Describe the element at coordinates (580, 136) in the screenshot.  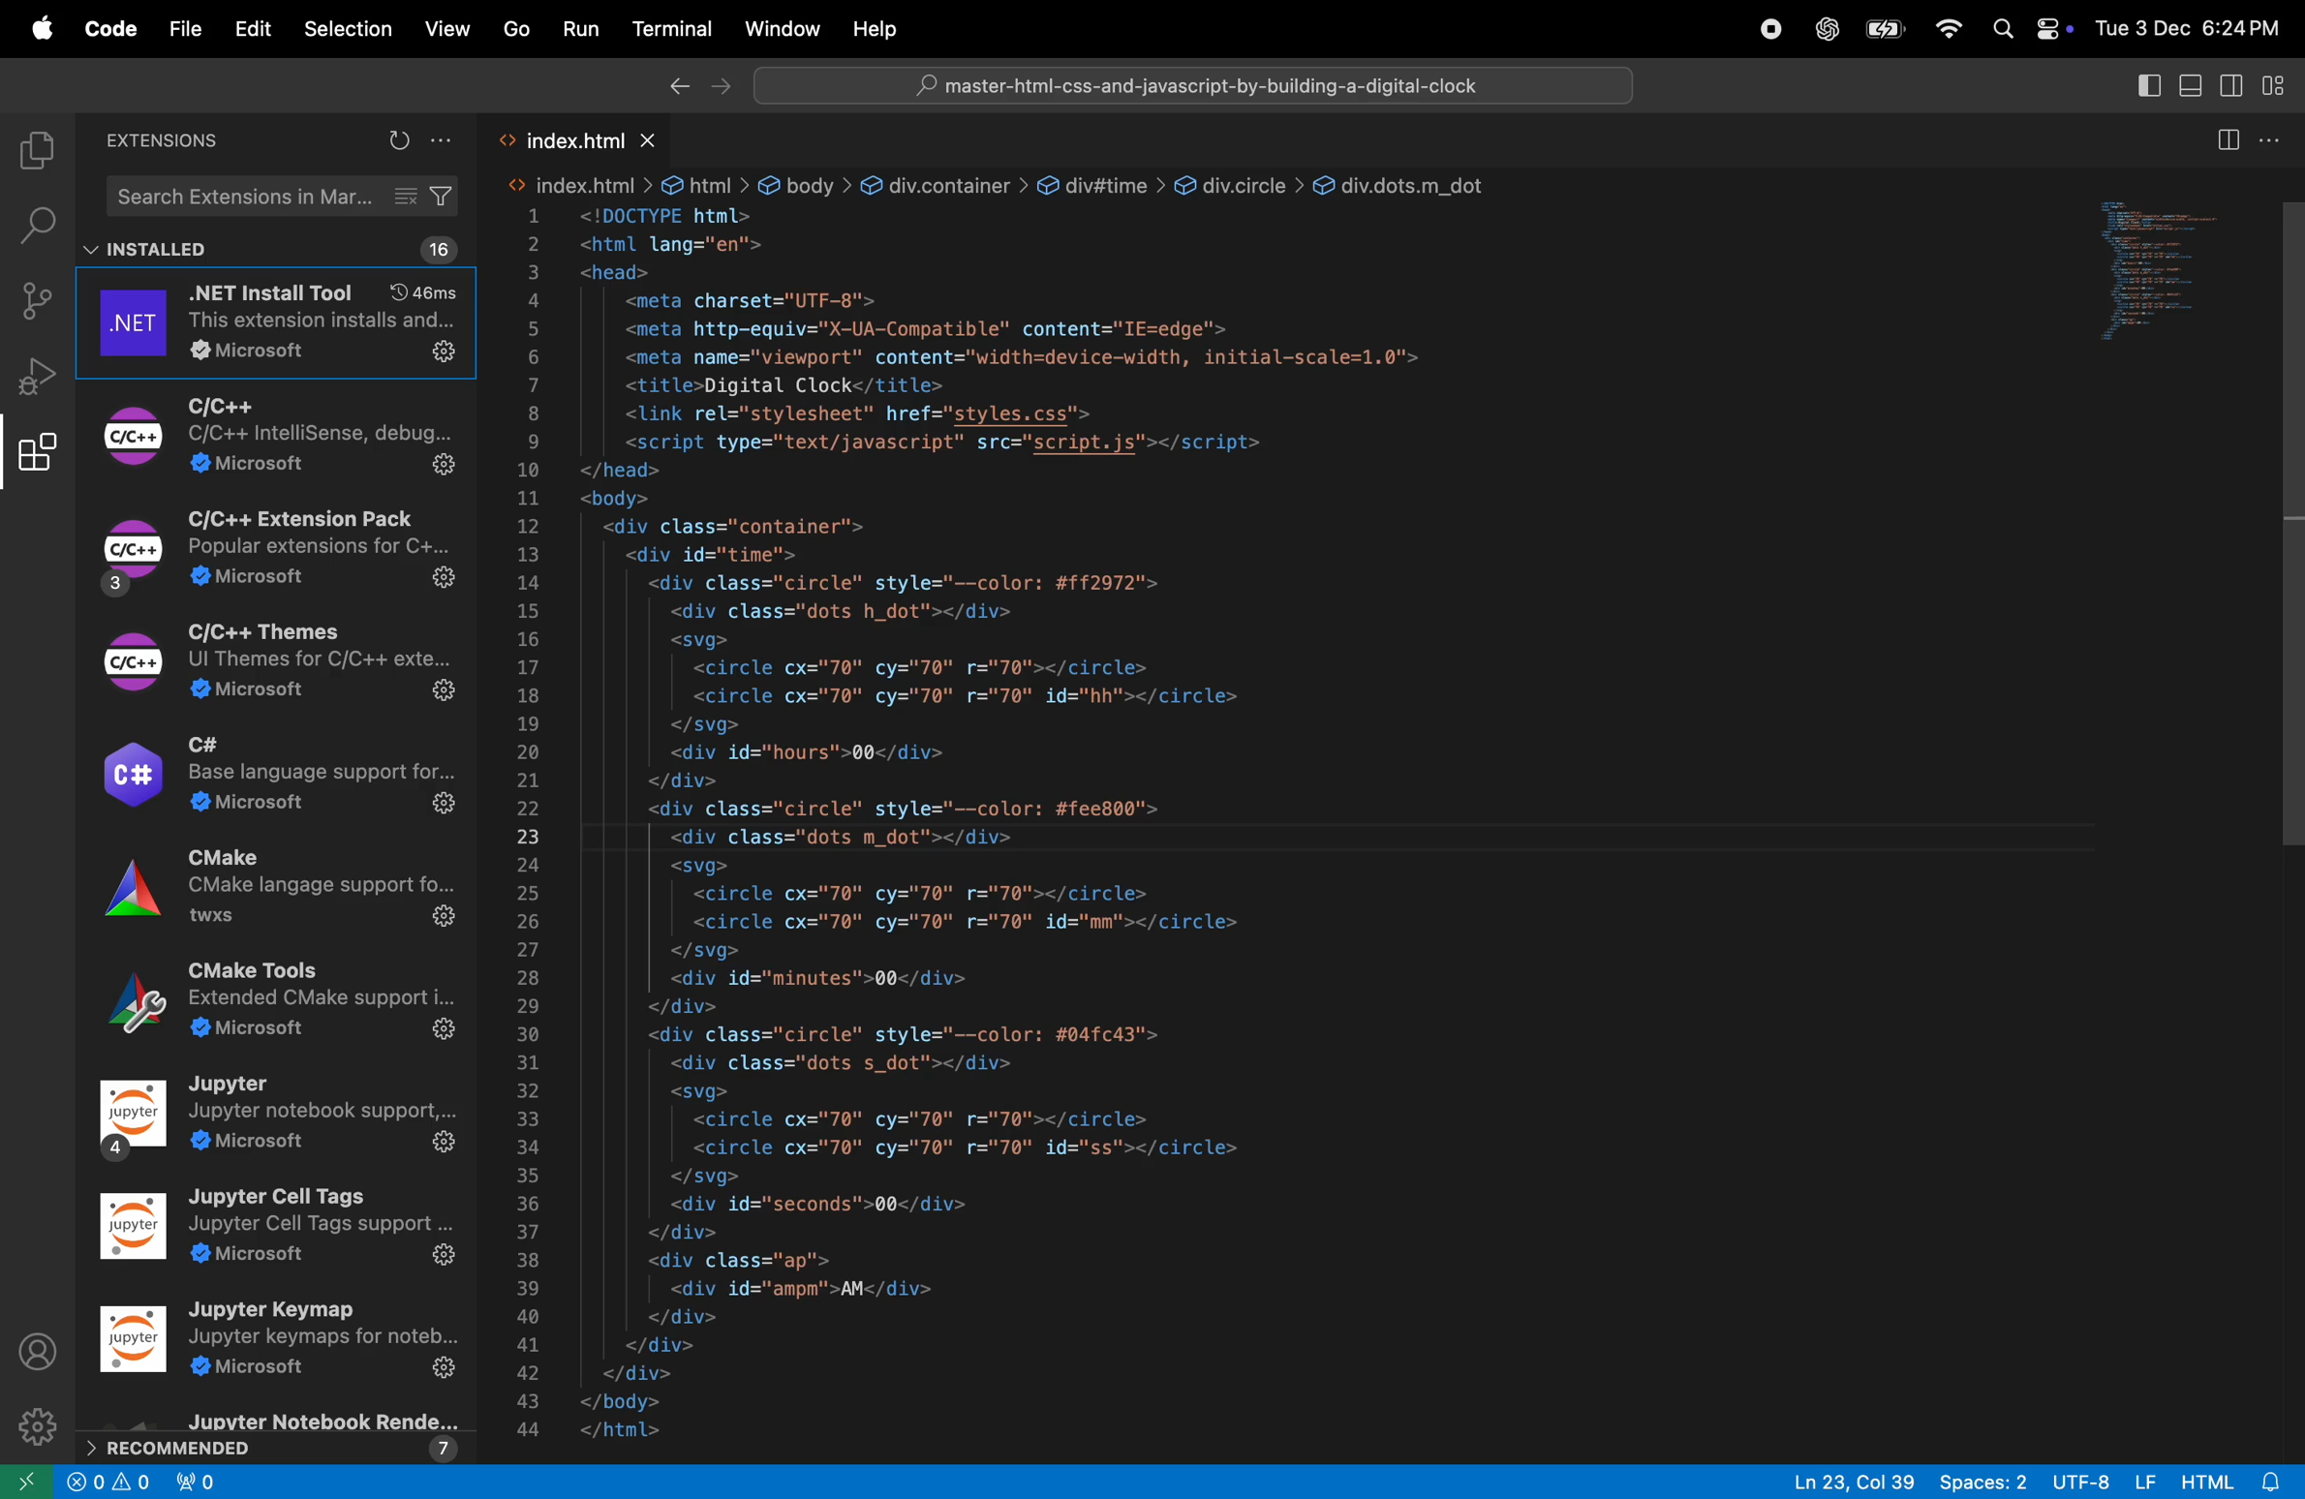
I see `index.html` at that location.